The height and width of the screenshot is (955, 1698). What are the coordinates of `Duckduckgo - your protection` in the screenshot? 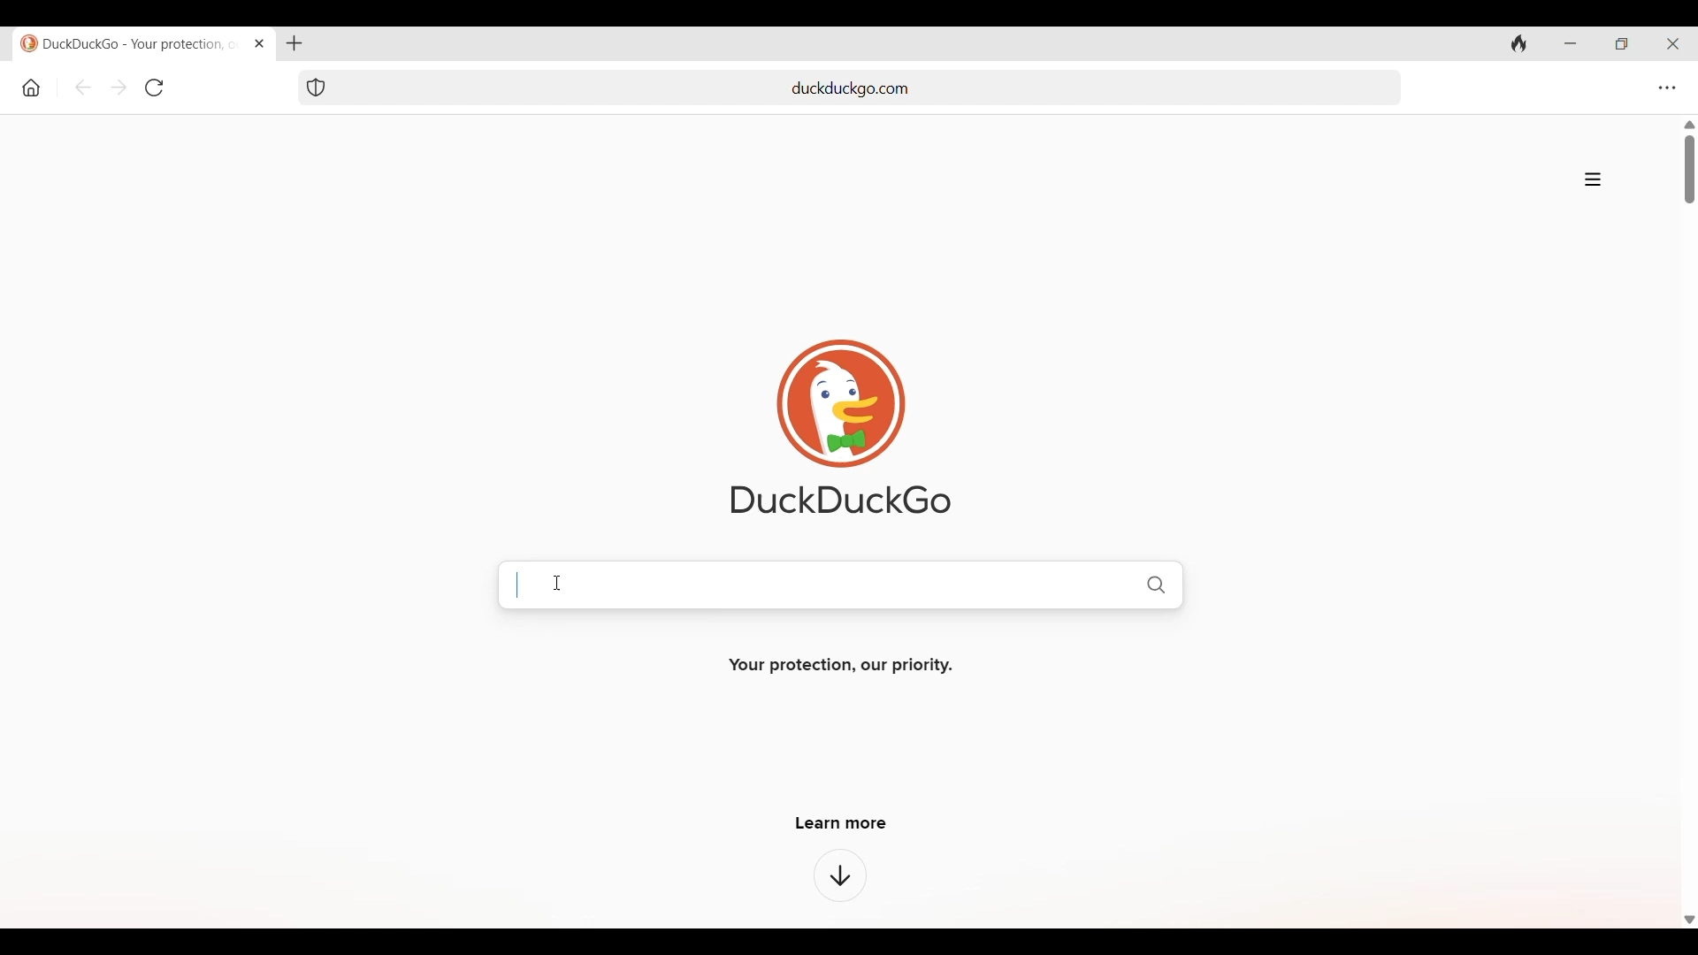 It's located at (133, 43).